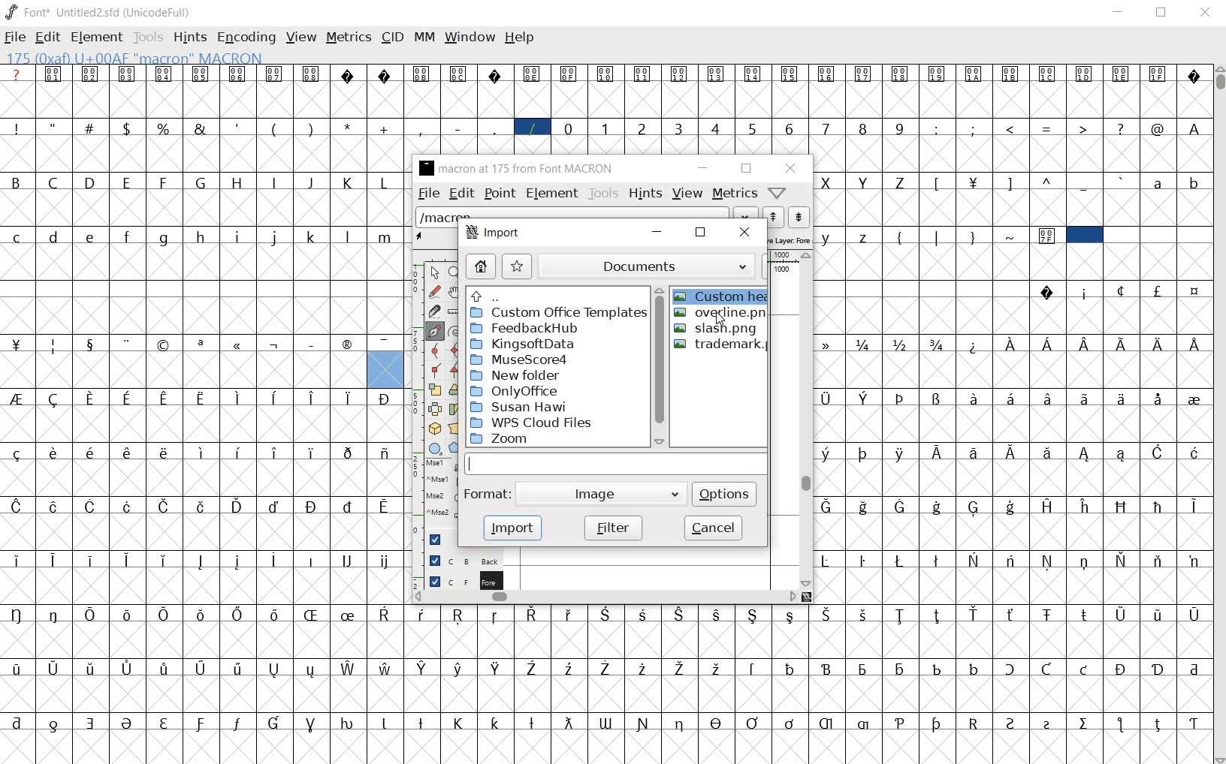 The image size is (1226, 764). What do you see at coordinates (128, 453) in the screenshot?
I see `Symbol` at bounding box center [128, 453].